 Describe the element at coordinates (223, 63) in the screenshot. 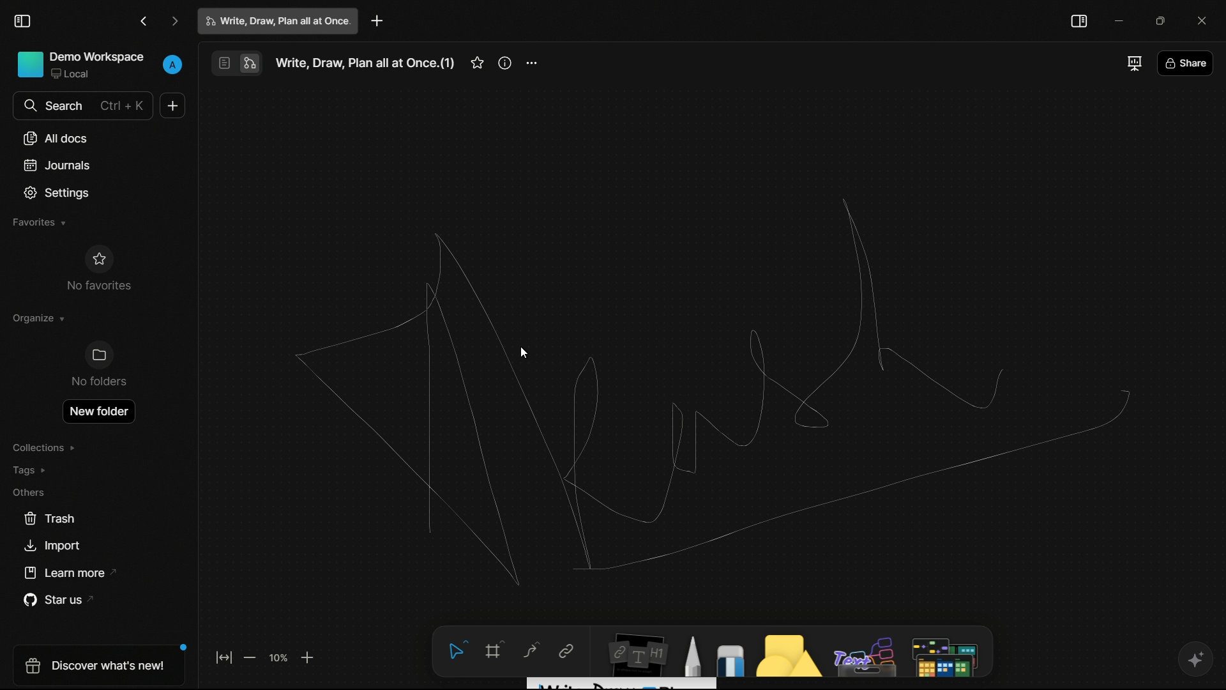

I see `page mode` at that location.